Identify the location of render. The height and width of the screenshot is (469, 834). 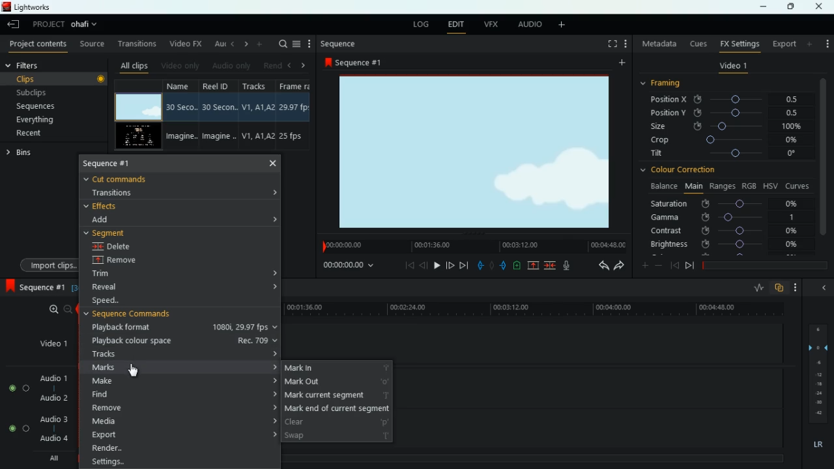
(182, 448).